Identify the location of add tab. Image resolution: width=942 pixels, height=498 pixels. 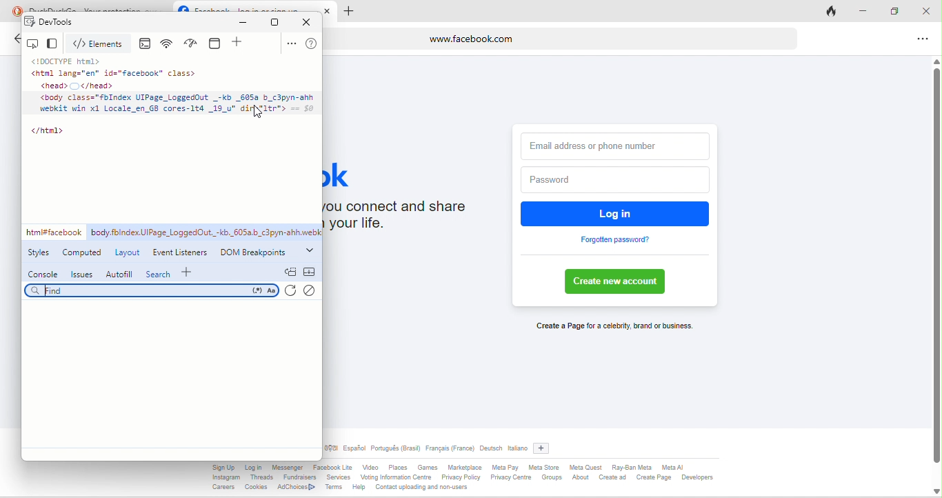
(348, 12).